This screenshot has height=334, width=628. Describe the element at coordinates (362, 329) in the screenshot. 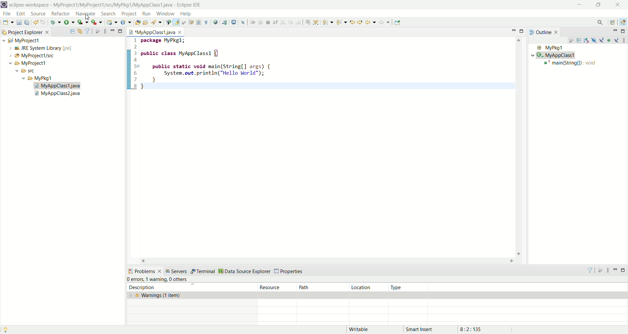

I see `writable` at that location.